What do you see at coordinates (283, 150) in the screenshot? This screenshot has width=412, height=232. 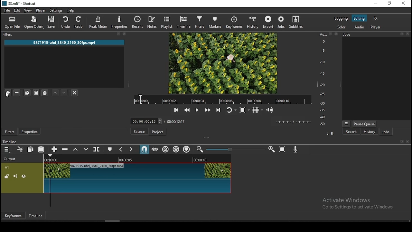 I see `zoom timeline to fit` at bounding box center [283, 150].